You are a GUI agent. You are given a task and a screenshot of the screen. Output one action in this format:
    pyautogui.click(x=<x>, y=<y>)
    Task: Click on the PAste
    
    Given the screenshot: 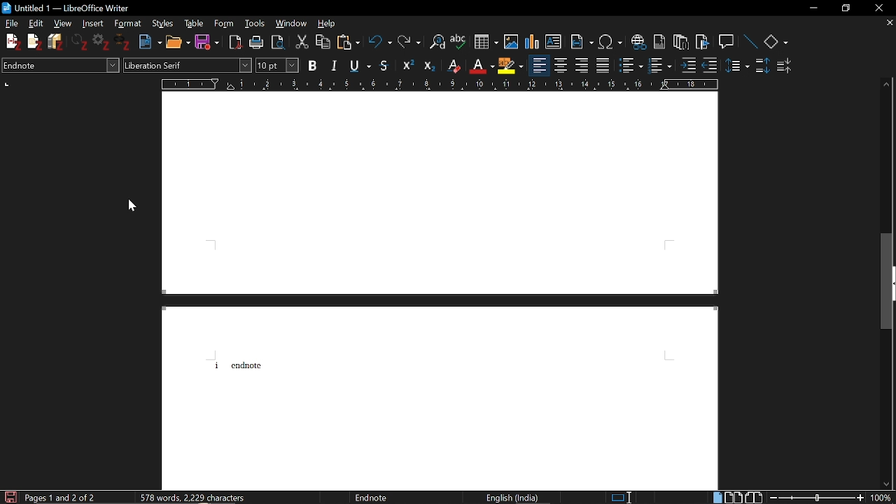 What is the action you would take?
    pyautogui.click(x=349, y=43)
    